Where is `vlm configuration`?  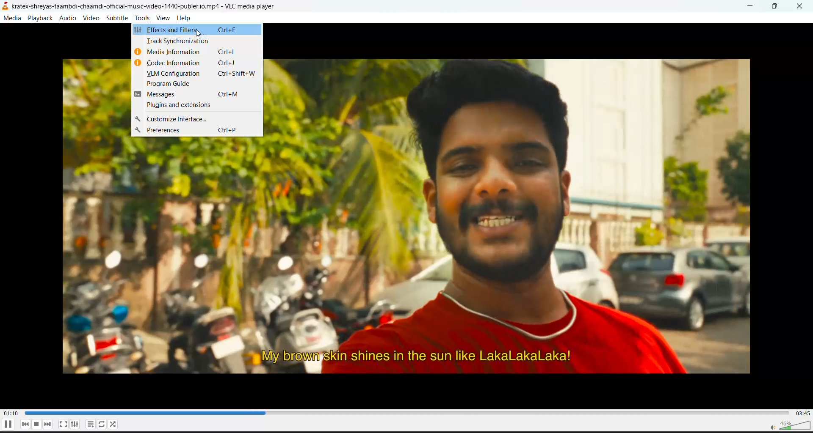 vlm configuration is located at coordinates (205, 75).